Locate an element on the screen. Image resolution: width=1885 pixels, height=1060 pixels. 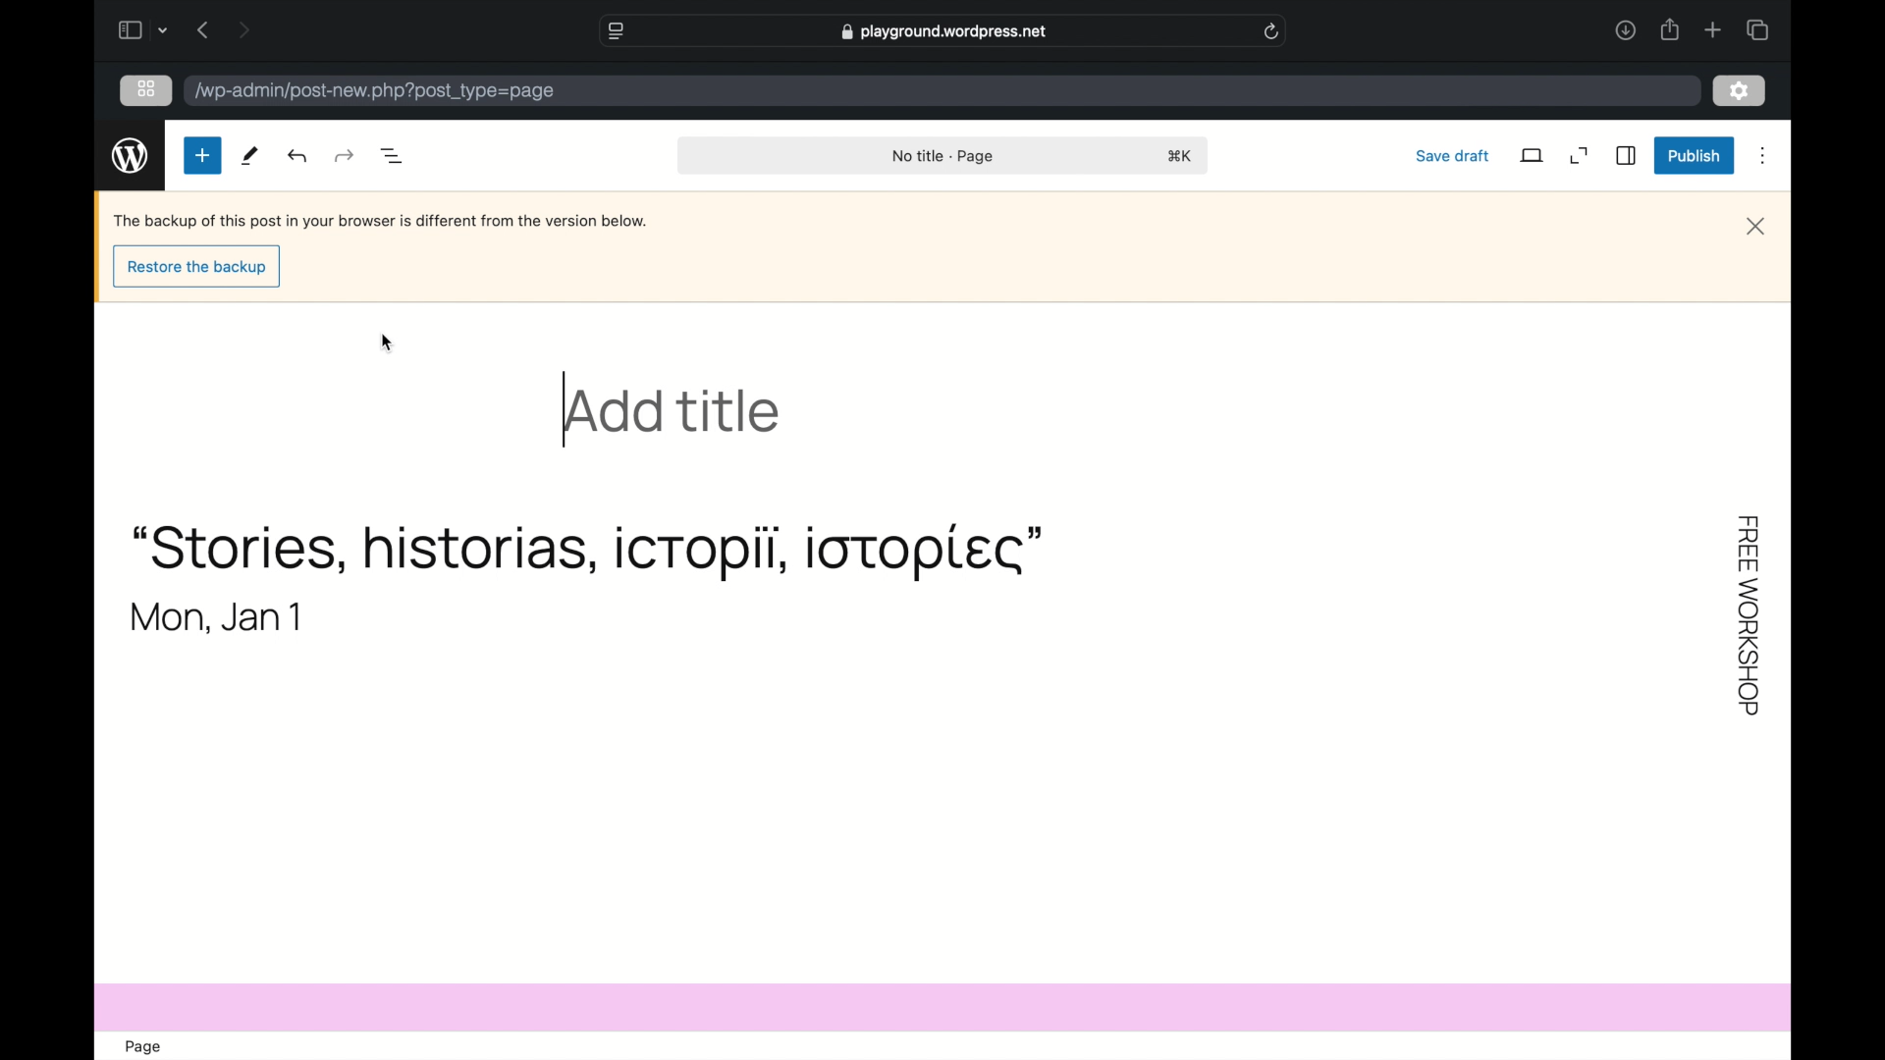
save draft is located at coordinates (1454, 155).